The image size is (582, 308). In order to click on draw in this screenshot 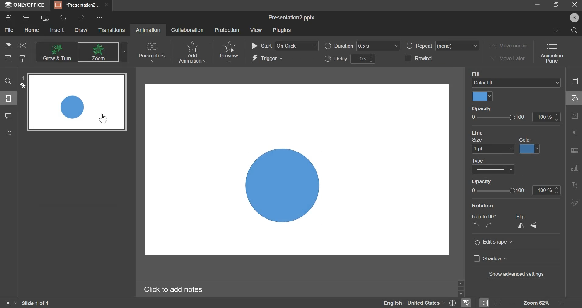, I will do `click(82, 30)`.